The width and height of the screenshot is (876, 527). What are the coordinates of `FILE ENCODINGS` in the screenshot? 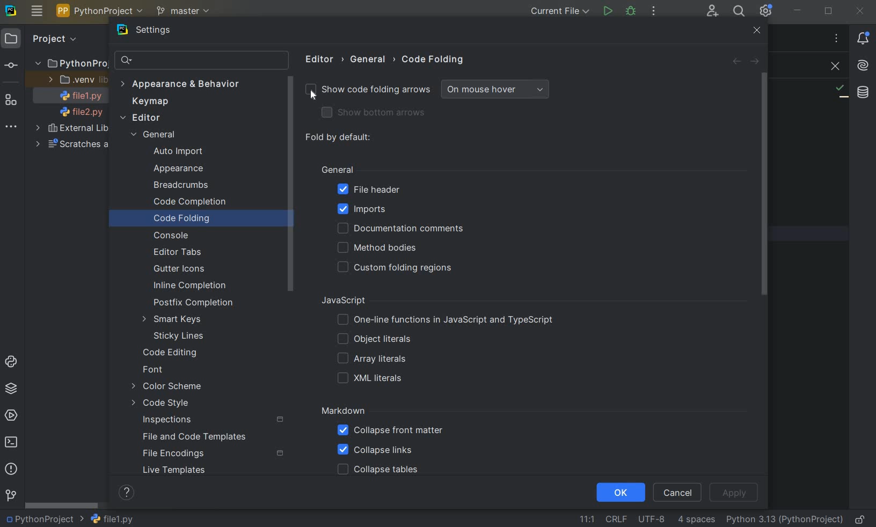 It's located at (213, 453).